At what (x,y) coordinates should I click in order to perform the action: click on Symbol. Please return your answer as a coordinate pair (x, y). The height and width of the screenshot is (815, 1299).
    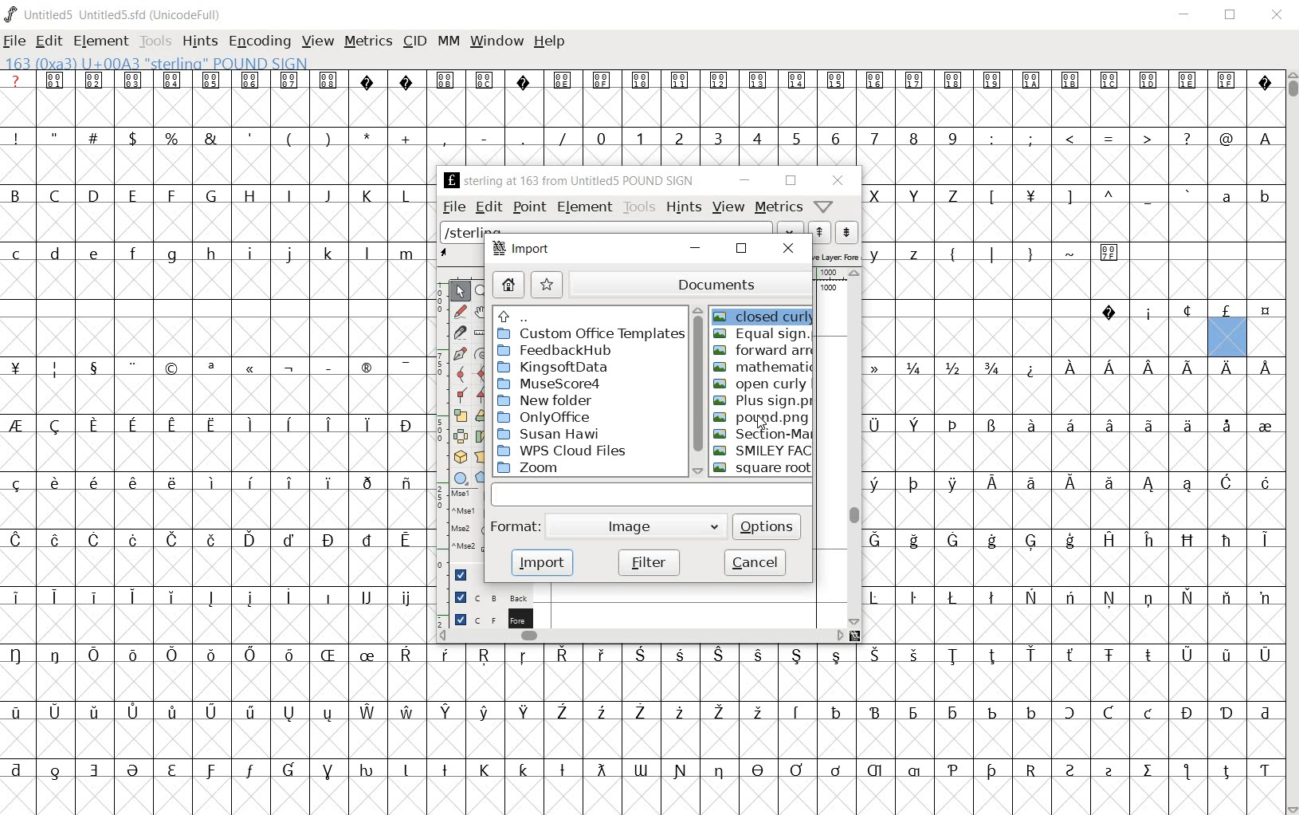
    Looking at the image, I should click on (131, 367).